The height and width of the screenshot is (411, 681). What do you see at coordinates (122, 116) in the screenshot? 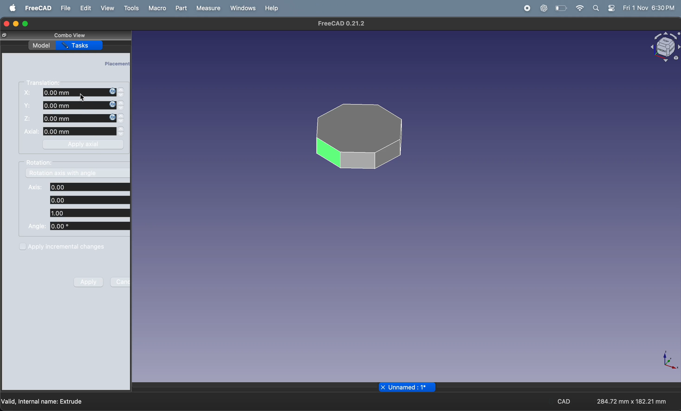
I see `up` at bounding box center [122, 116].